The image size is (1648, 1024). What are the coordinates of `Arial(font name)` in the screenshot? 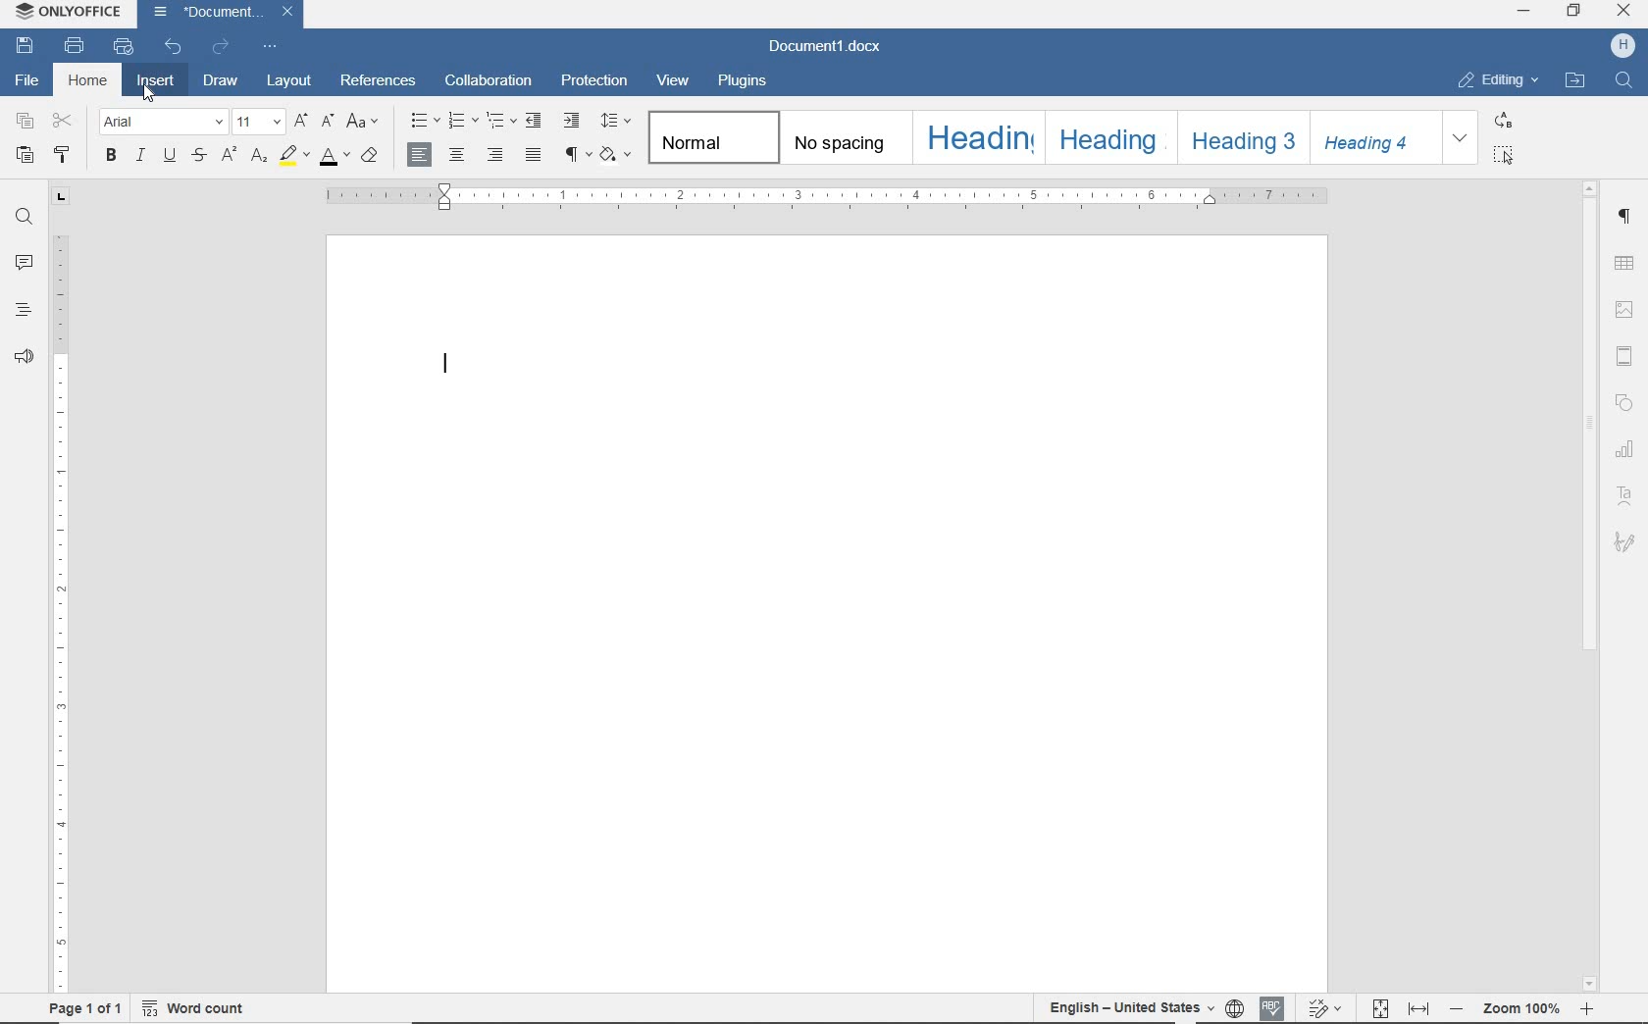 It's located at (161, 121).